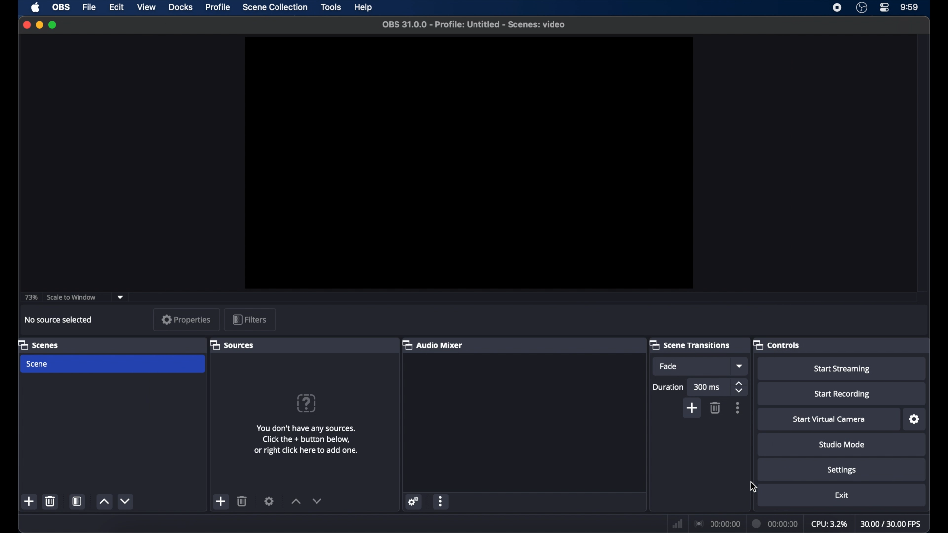 The height and width of the screenshot is (533, 948). Describe the element at coordinates (296, 502) in the screenshot. I see `increment` at that location.